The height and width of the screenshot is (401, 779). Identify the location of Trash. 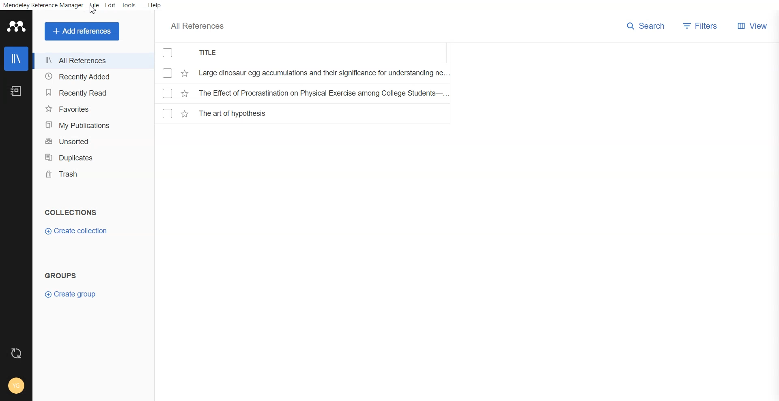
(85, 174).